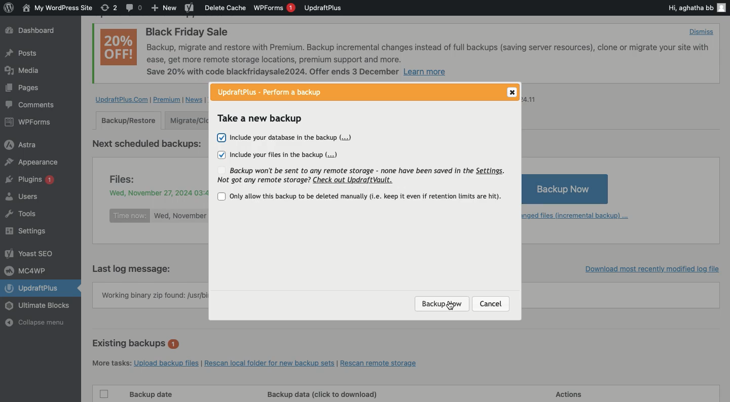 Image resolution: width=730 pixels, height=402 pixels. I want to click on Take a new backup, so click(261, 119).